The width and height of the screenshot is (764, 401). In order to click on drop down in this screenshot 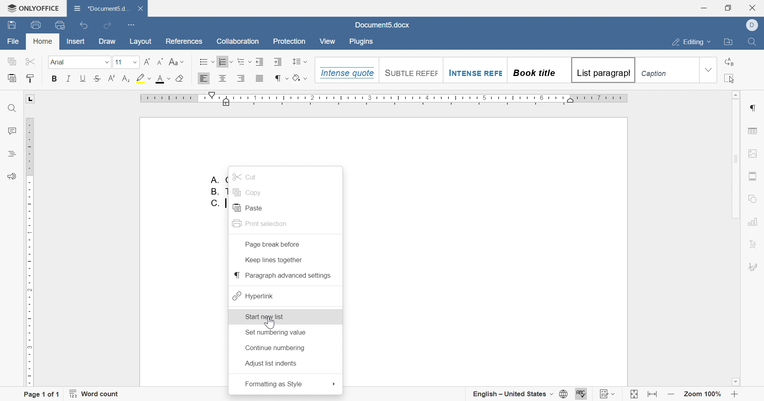, I will do `click(708, 70)`.